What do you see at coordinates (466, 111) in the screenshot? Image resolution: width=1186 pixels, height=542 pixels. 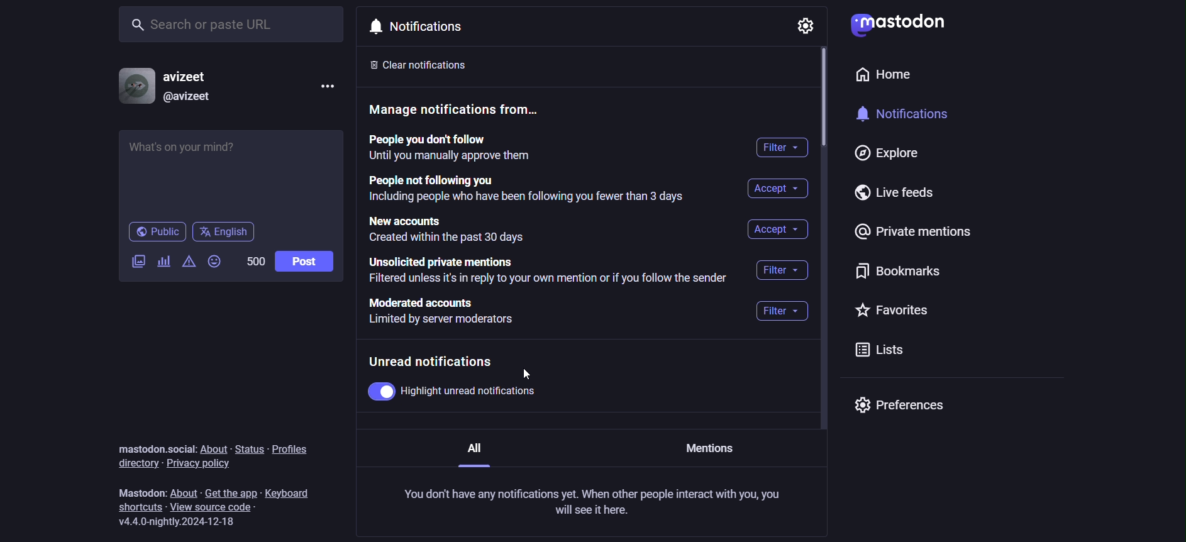 I see `manage notification from` at bounding box center [466, 111].